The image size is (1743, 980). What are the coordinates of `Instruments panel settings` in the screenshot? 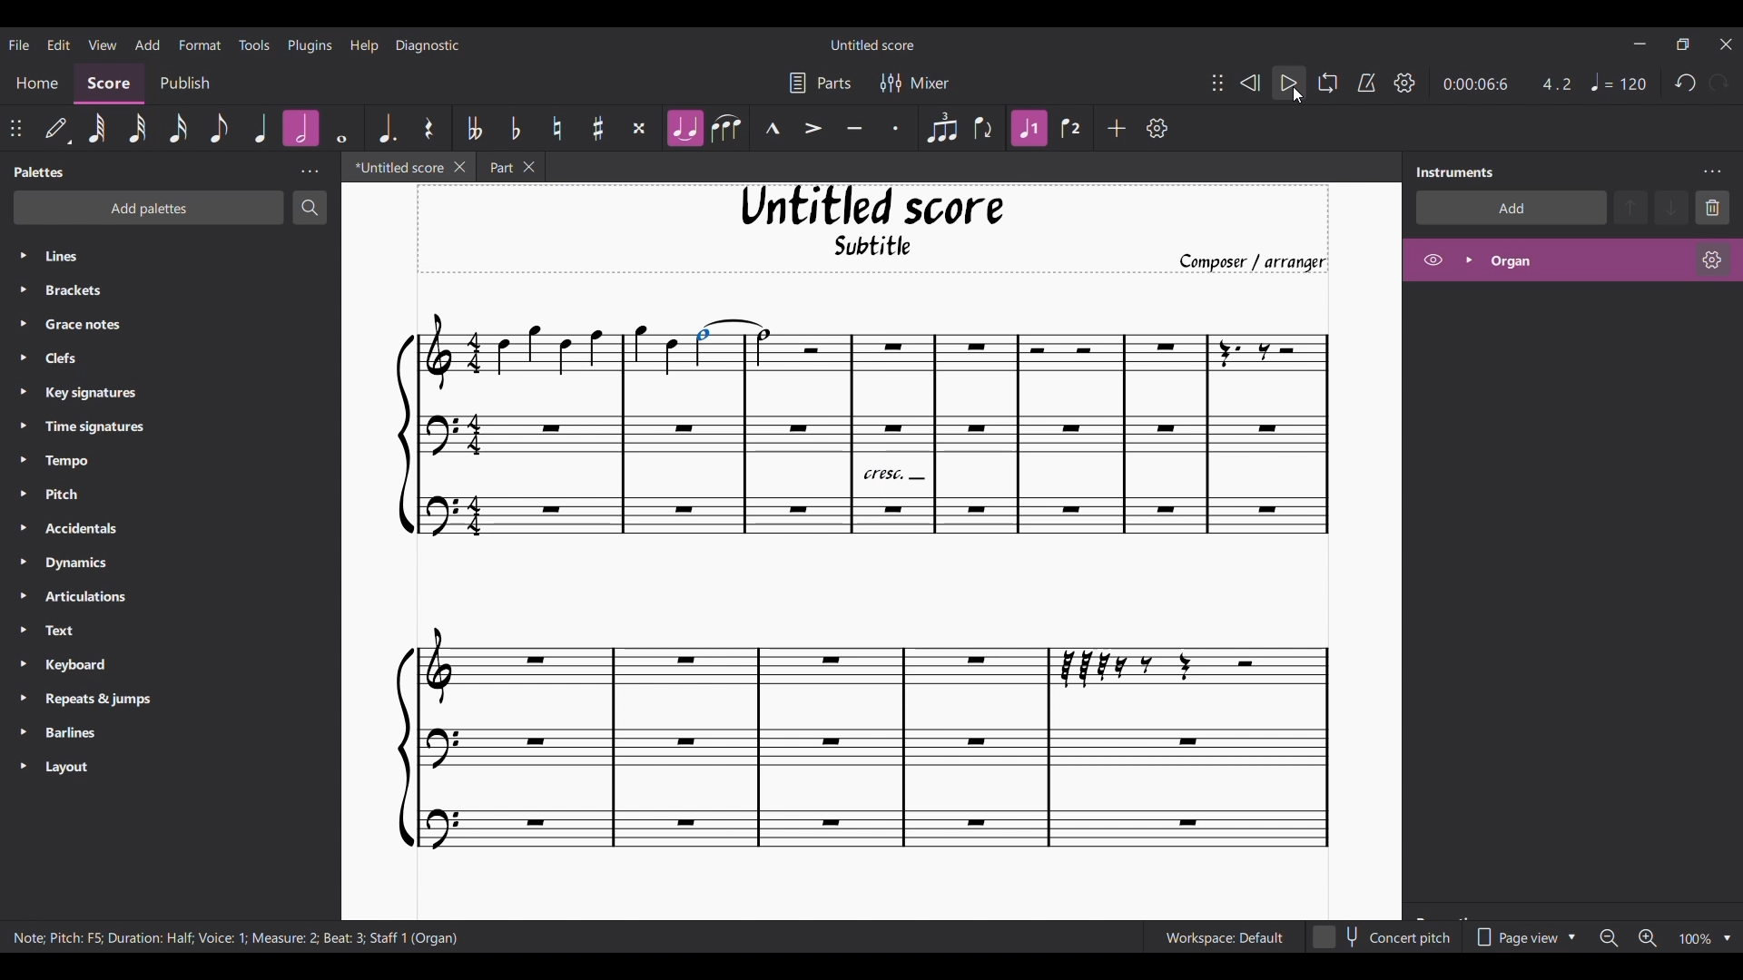 It's located at (1712, 172).